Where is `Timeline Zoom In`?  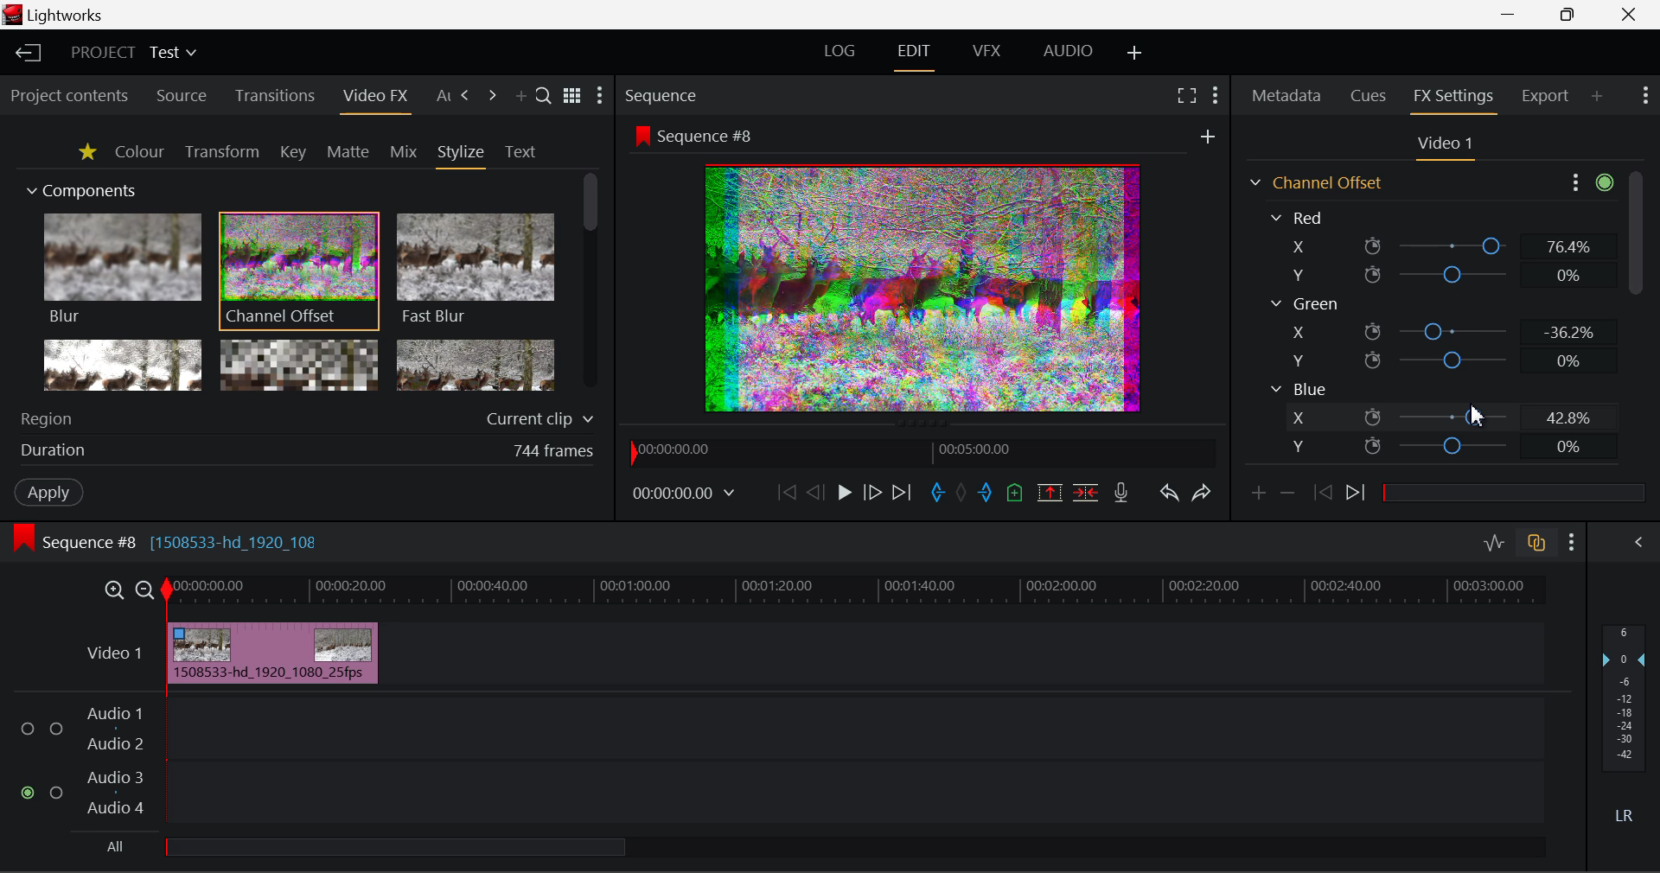 Timeline Zoom In is located at coordinates (113, 592).